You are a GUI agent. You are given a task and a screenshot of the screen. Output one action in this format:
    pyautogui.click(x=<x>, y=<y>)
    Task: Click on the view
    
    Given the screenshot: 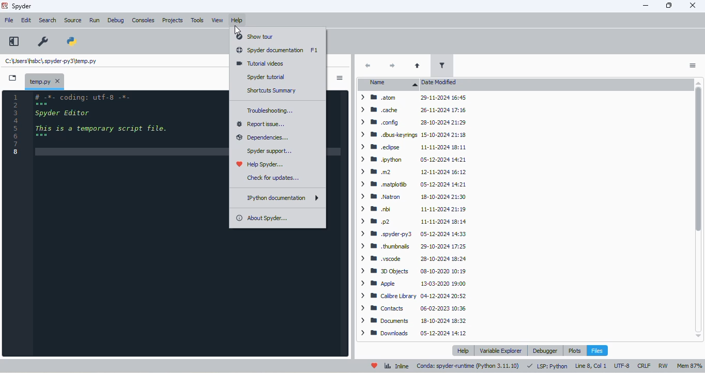 What is the action you would take?
    pyautogui.click(x=218, y=20)
    